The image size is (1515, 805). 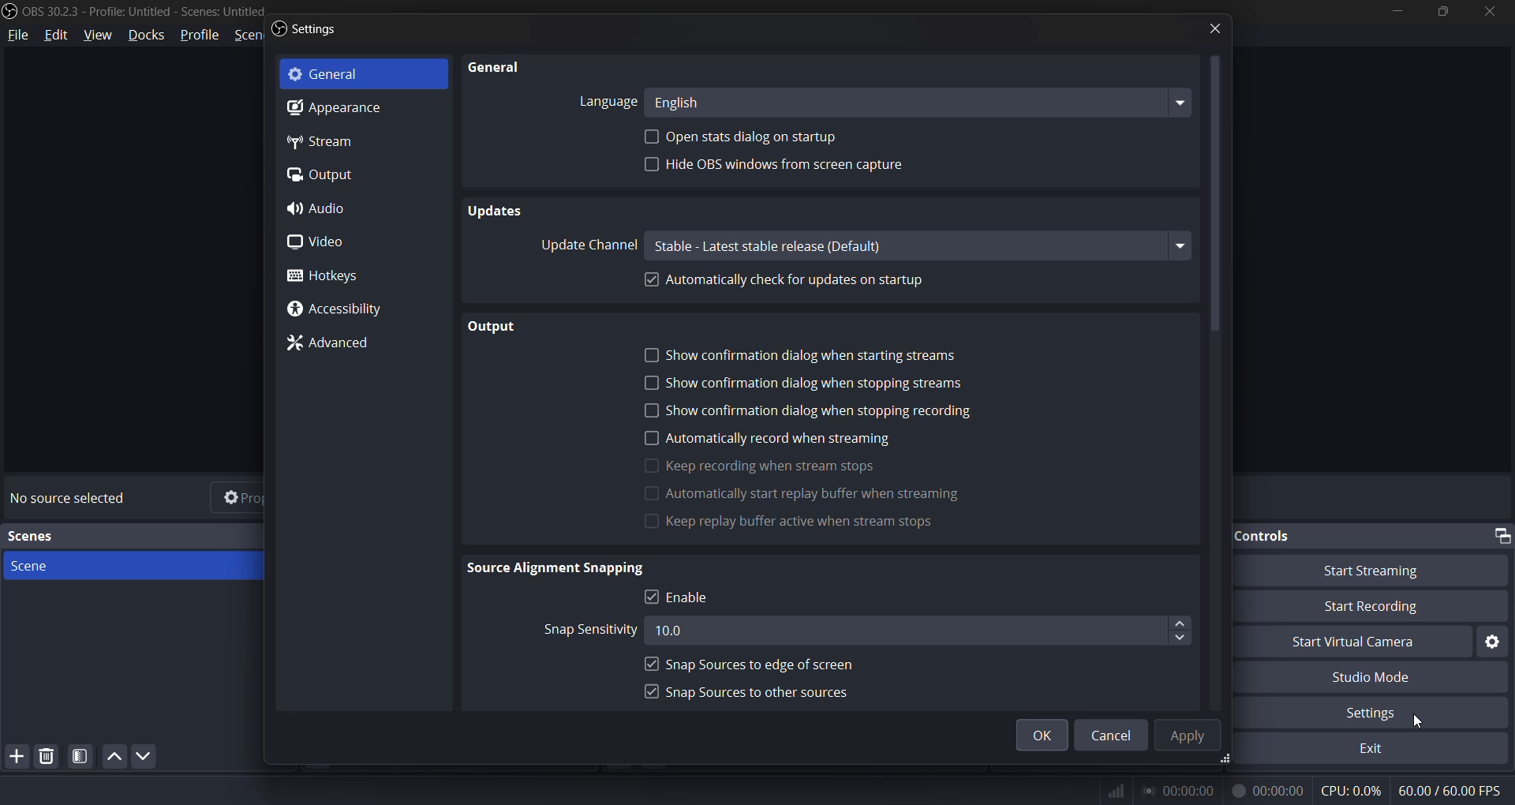 What do you see at coordinates (650, 522) in the screenshot?
I see `checkbox` at bounding box center [650, 522].